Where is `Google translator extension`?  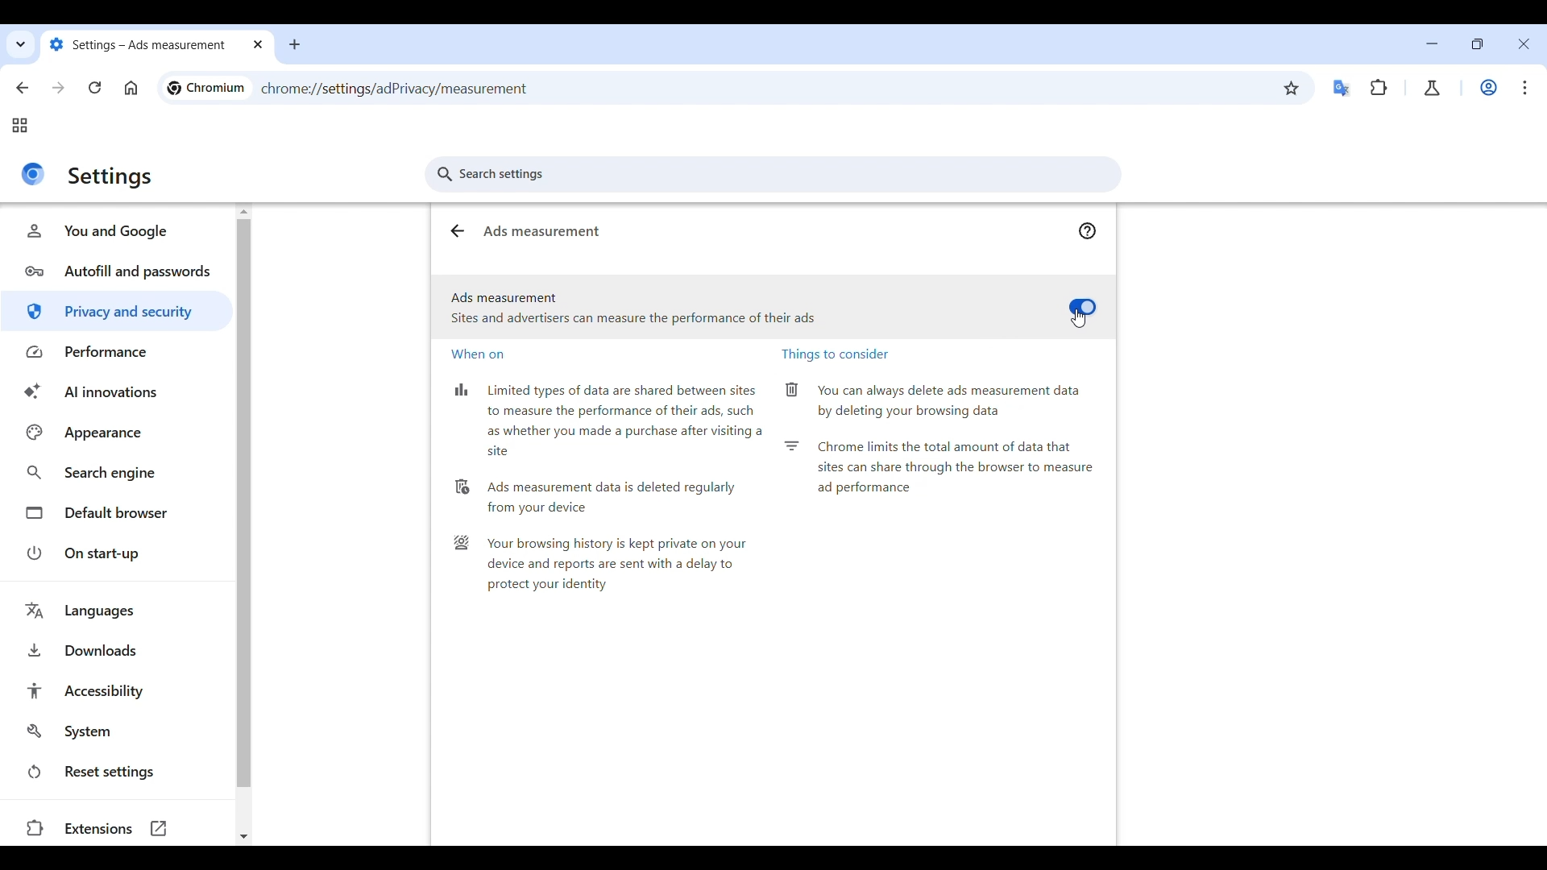
Google translator extension is located at coordinates (1342, 89).